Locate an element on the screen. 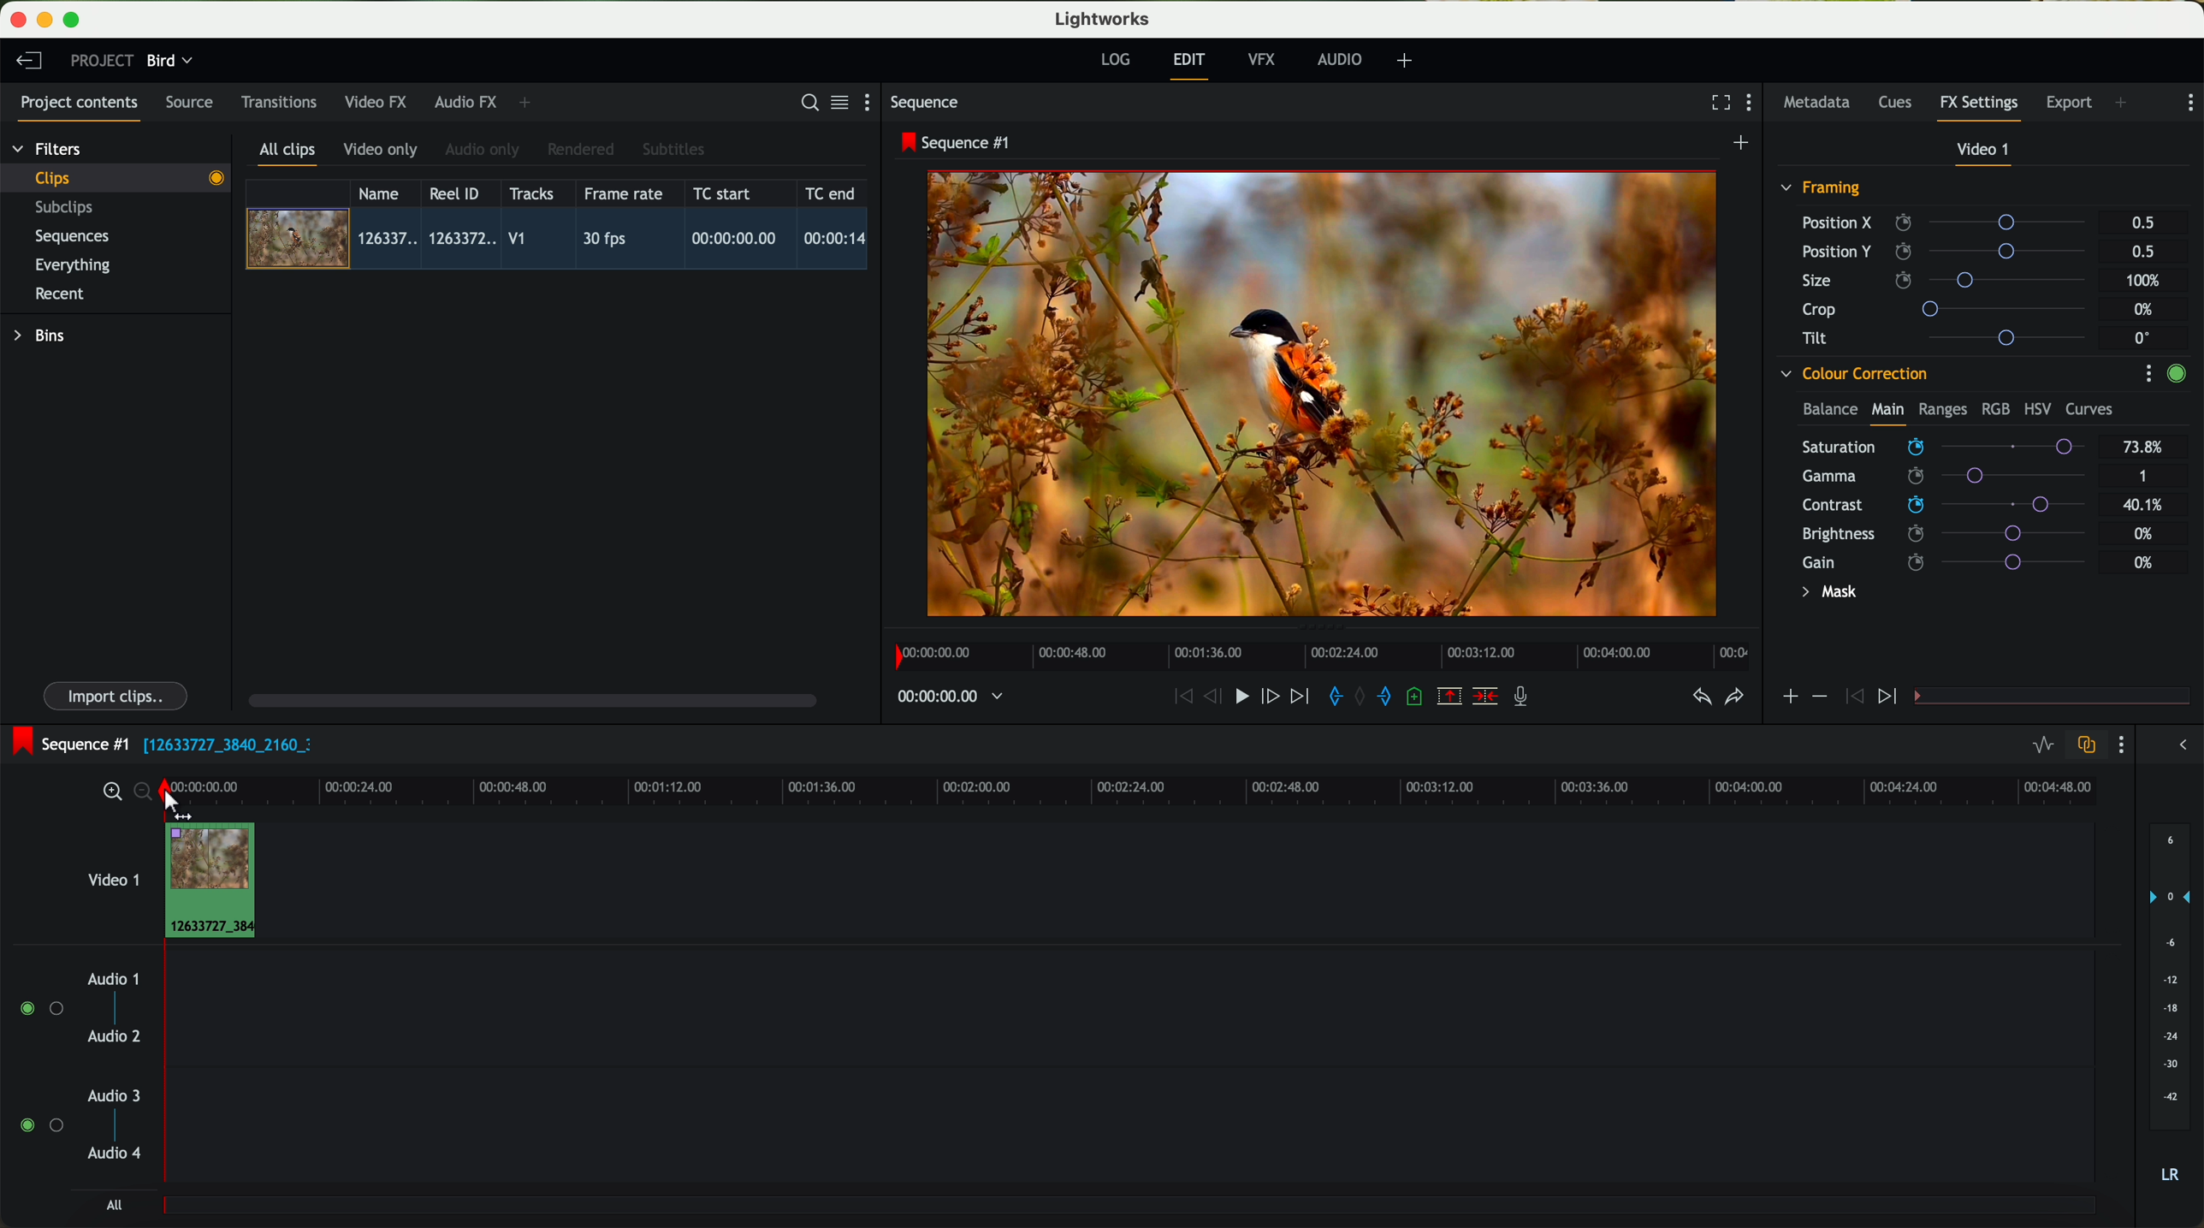 The width and height of the screenshot is (2204, 1228). 40.1% is located at coordinates (2148, 505).